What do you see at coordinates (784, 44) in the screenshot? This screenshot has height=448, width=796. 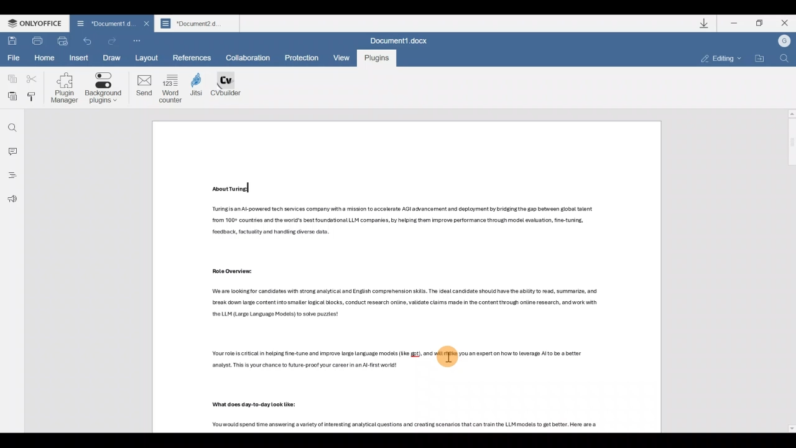 I see `Account name` at bounding box center [784, 44].